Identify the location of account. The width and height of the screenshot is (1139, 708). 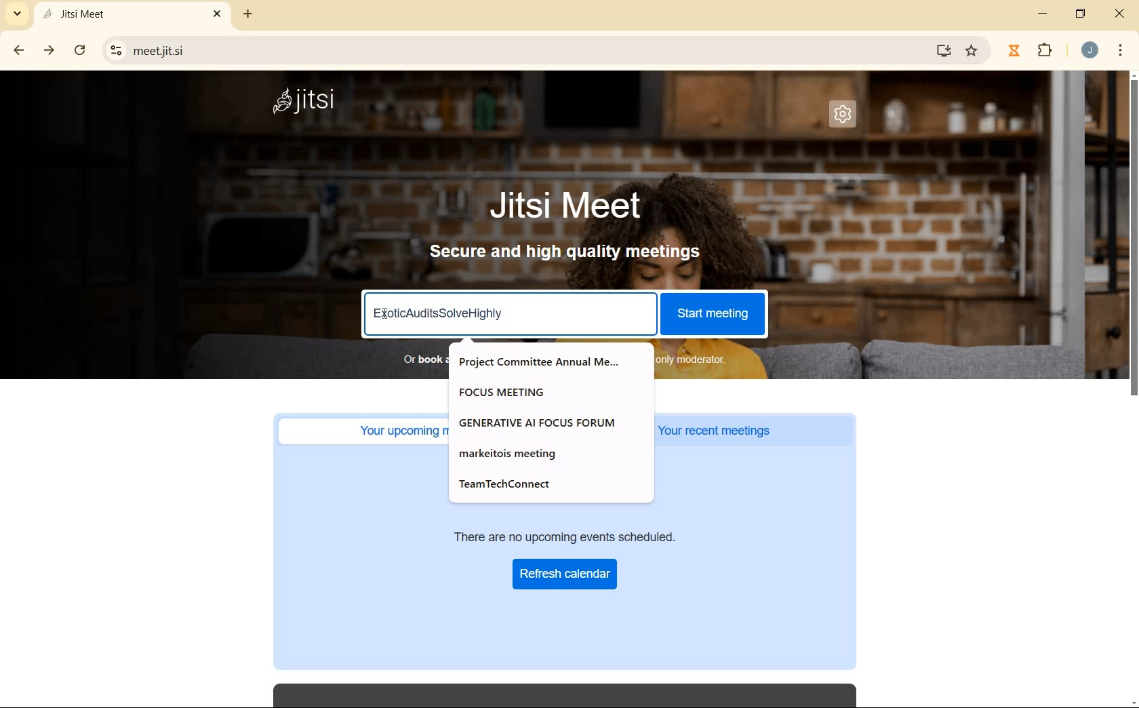
(1090, 50).